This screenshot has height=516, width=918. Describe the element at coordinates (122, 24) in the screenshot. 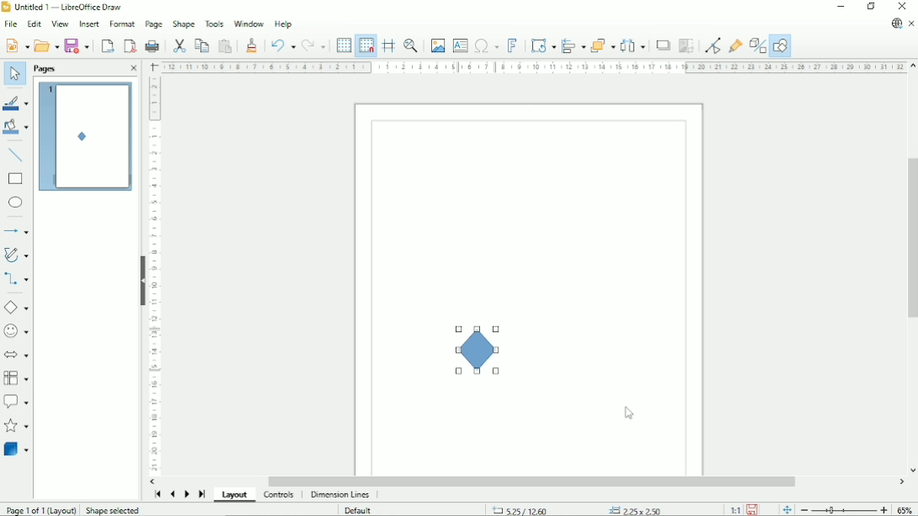

I see `Format` at that location.